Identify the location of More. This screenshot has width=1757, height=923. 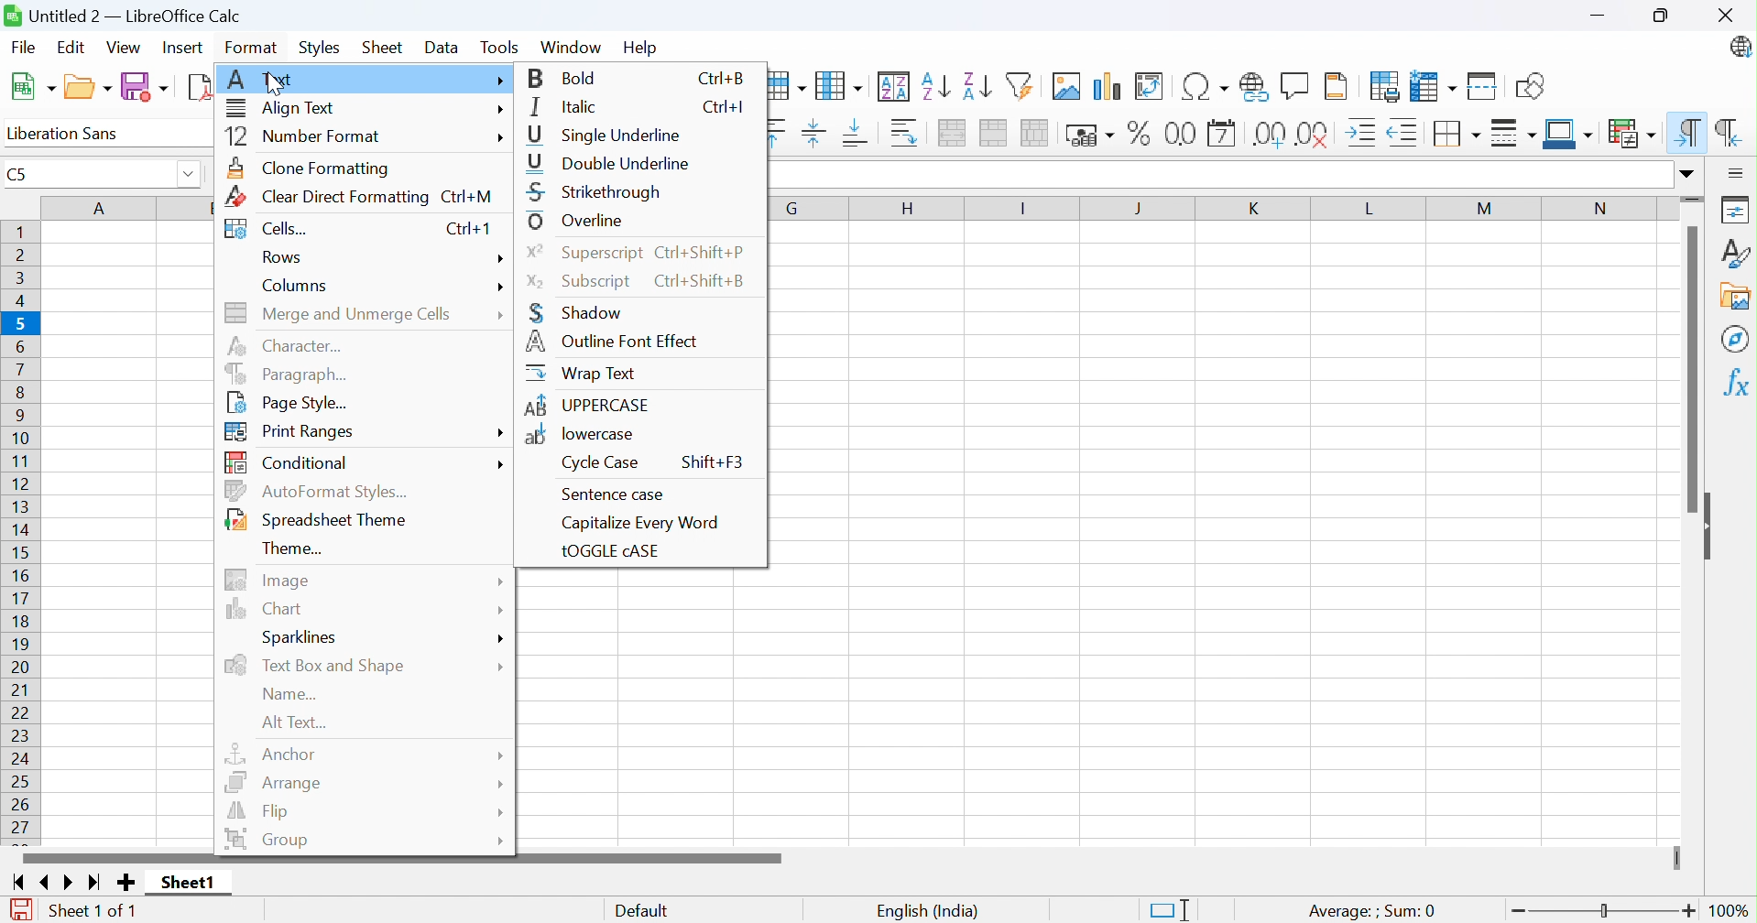
(498, 610).